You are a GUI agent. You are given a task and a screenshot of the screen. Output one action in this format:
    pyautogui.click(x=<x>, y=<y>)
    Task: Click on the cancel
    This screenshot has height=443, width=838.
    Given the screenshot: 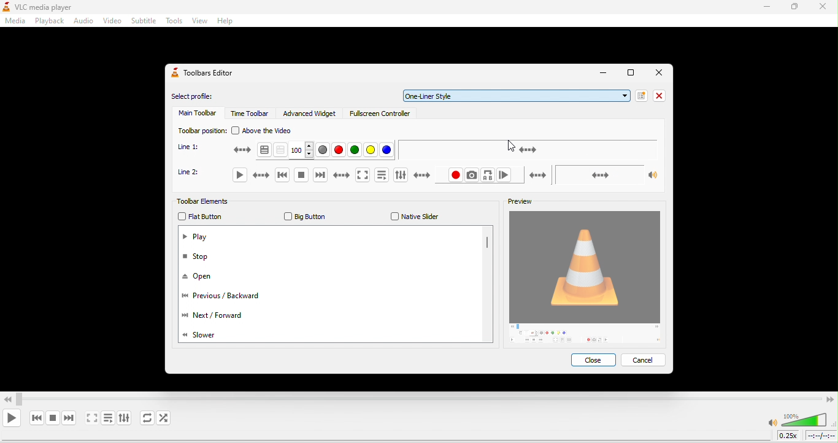 What is the action you would take?
    pyautogui.click(x=646, y=360)
    